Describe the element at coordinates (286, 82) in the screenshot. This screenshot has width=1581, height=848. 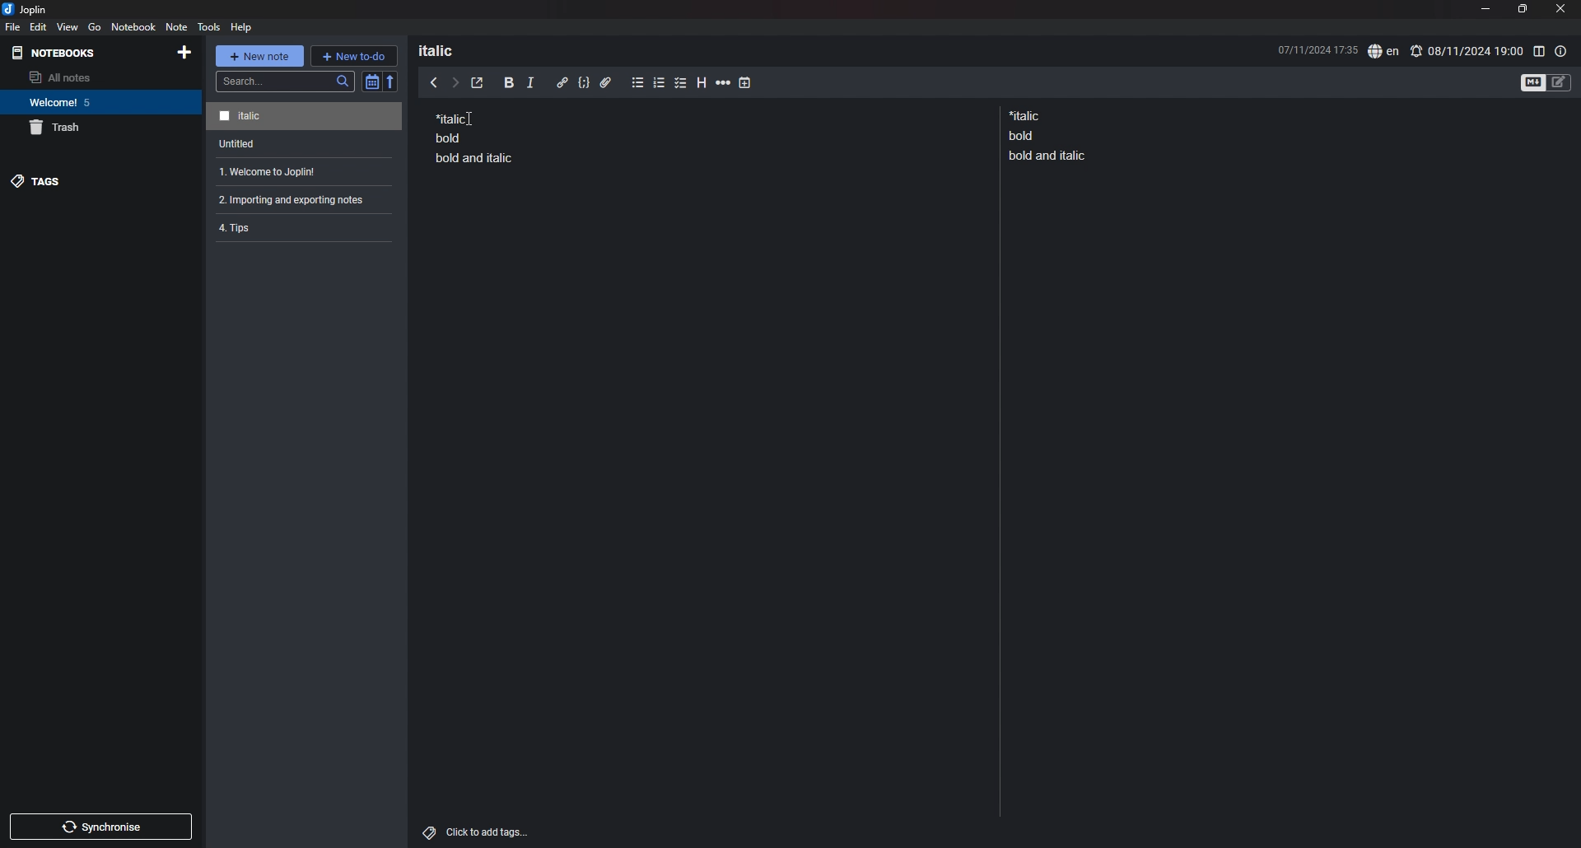
I see `search bar` at that location.